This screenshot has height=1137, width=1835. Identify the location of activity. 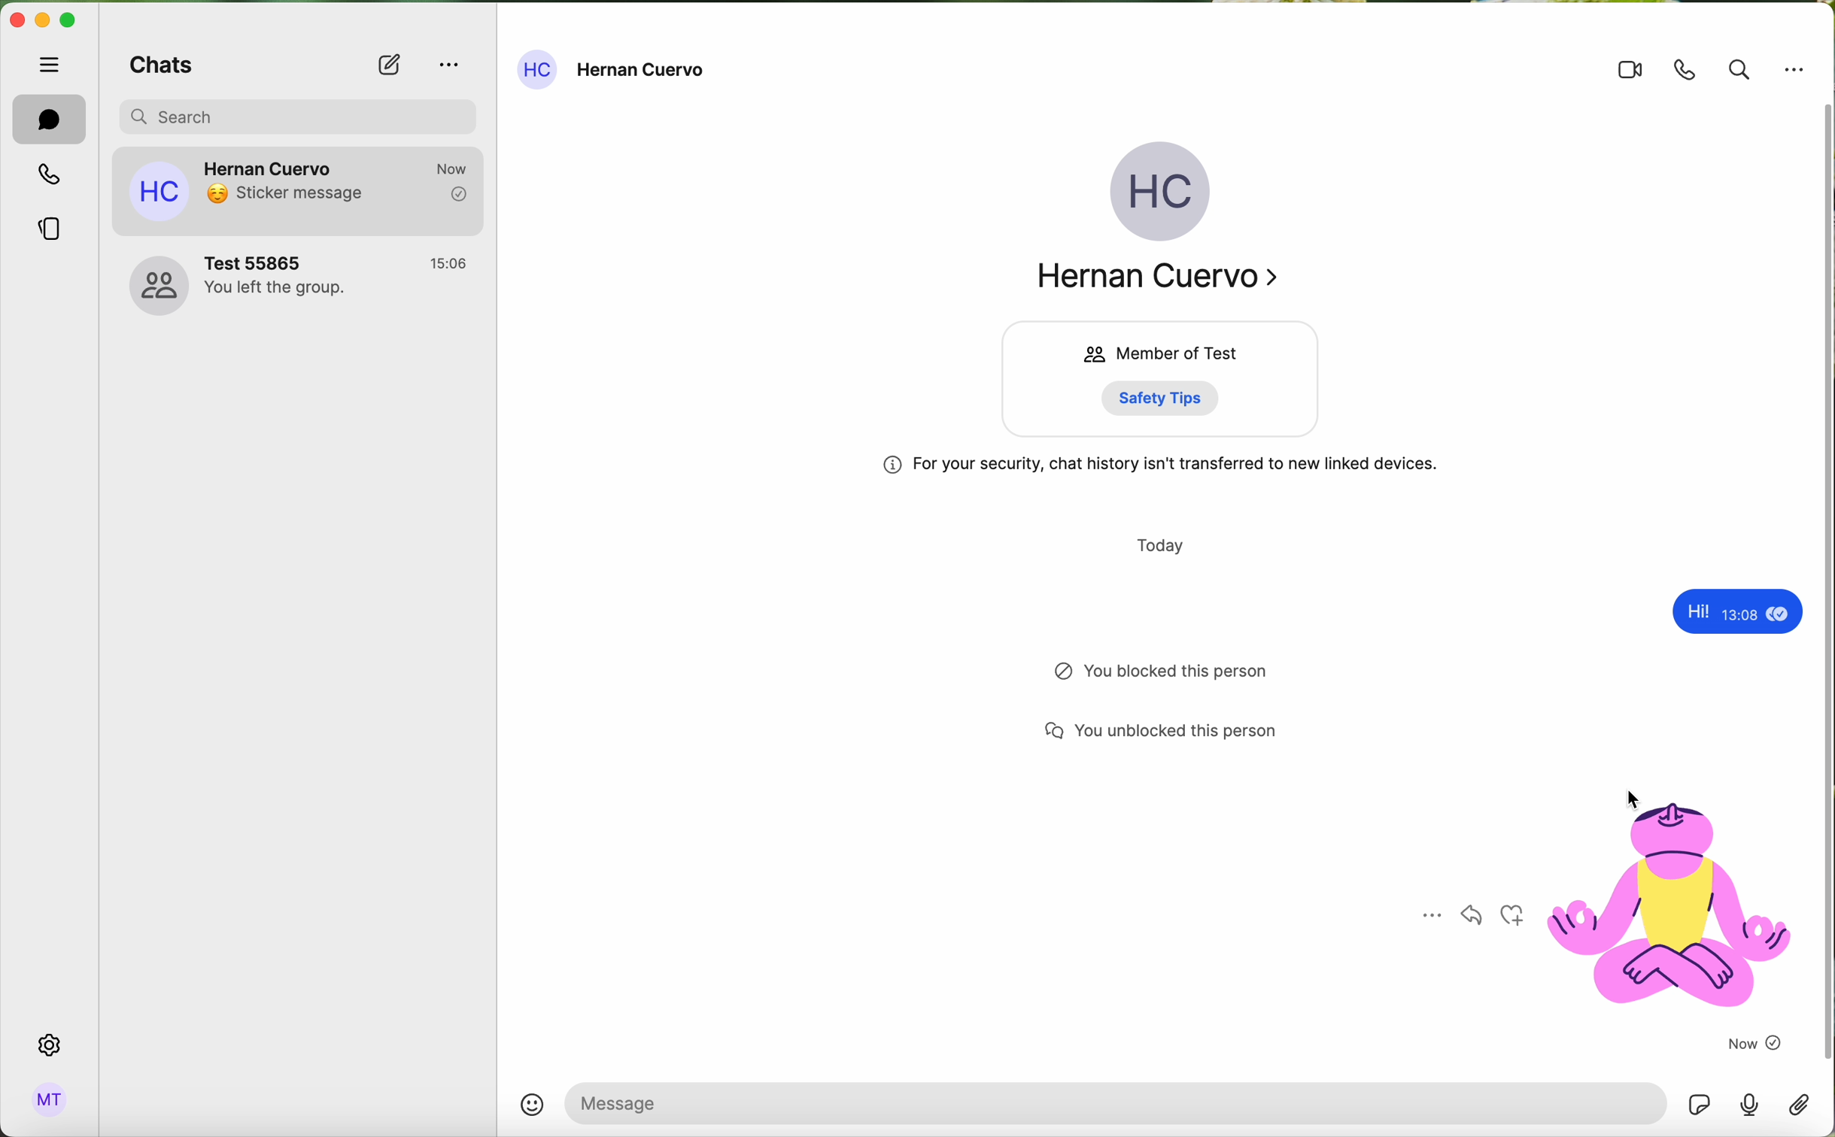
(1171, 678).